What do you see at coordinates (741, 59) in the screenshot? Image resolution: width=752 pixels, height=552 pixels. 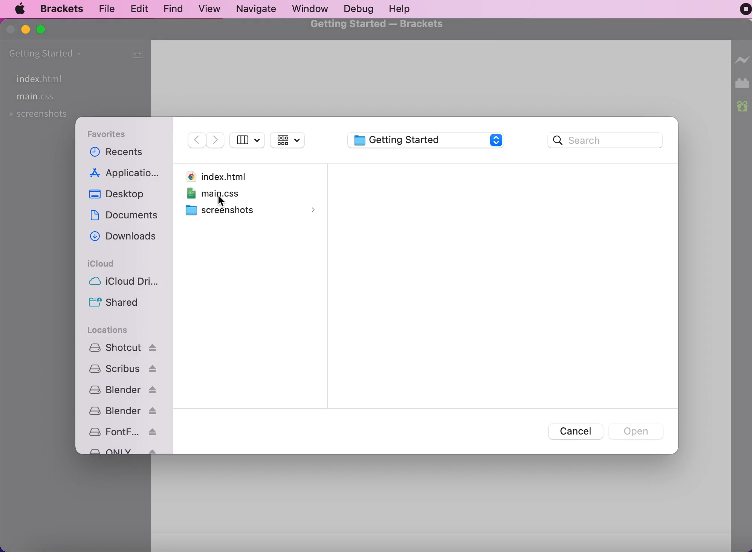 I see `live preview` at bounding box center [741, 59].